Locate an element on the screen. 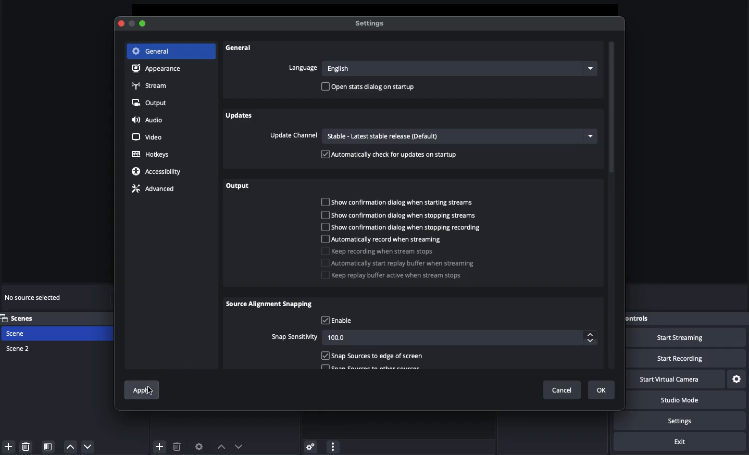 This screenshot has height=455, width=749. Cancel is located at coordinates (561, 390).